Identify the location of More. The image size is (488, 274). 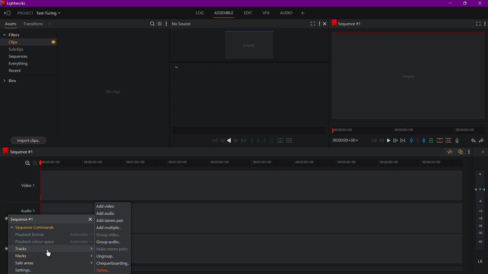
(166, 23).